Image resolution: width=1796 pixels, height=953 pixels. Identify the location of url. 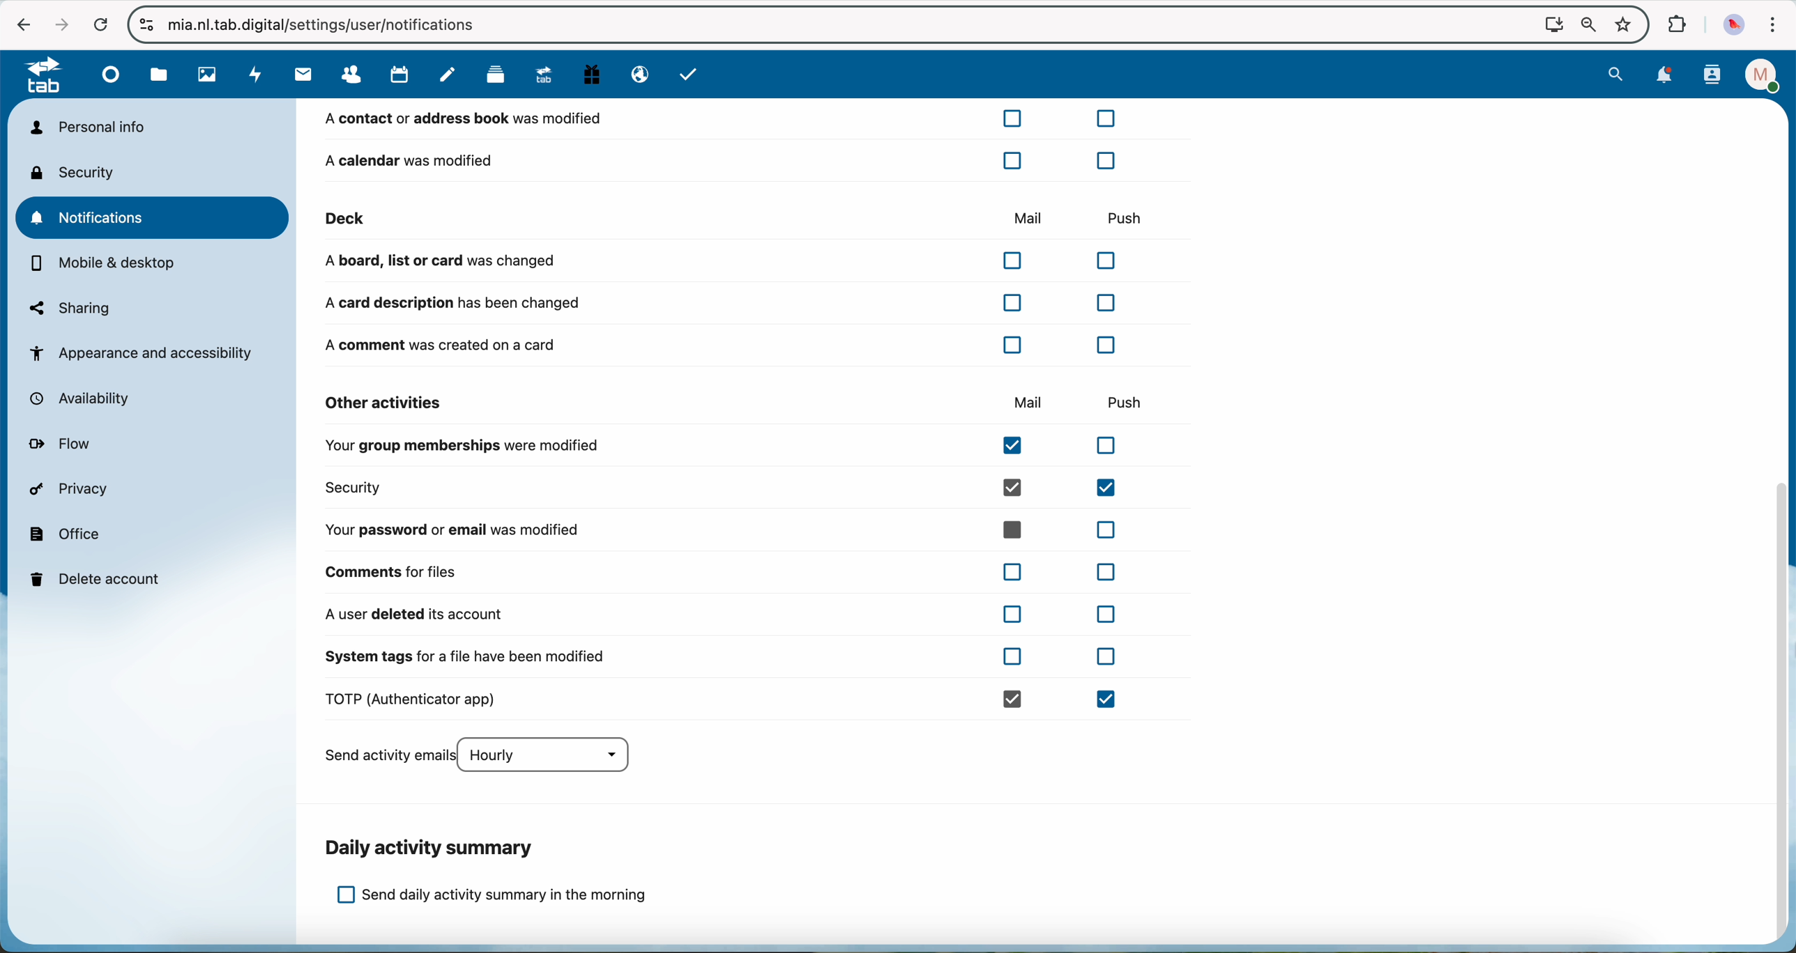
(337, 24).